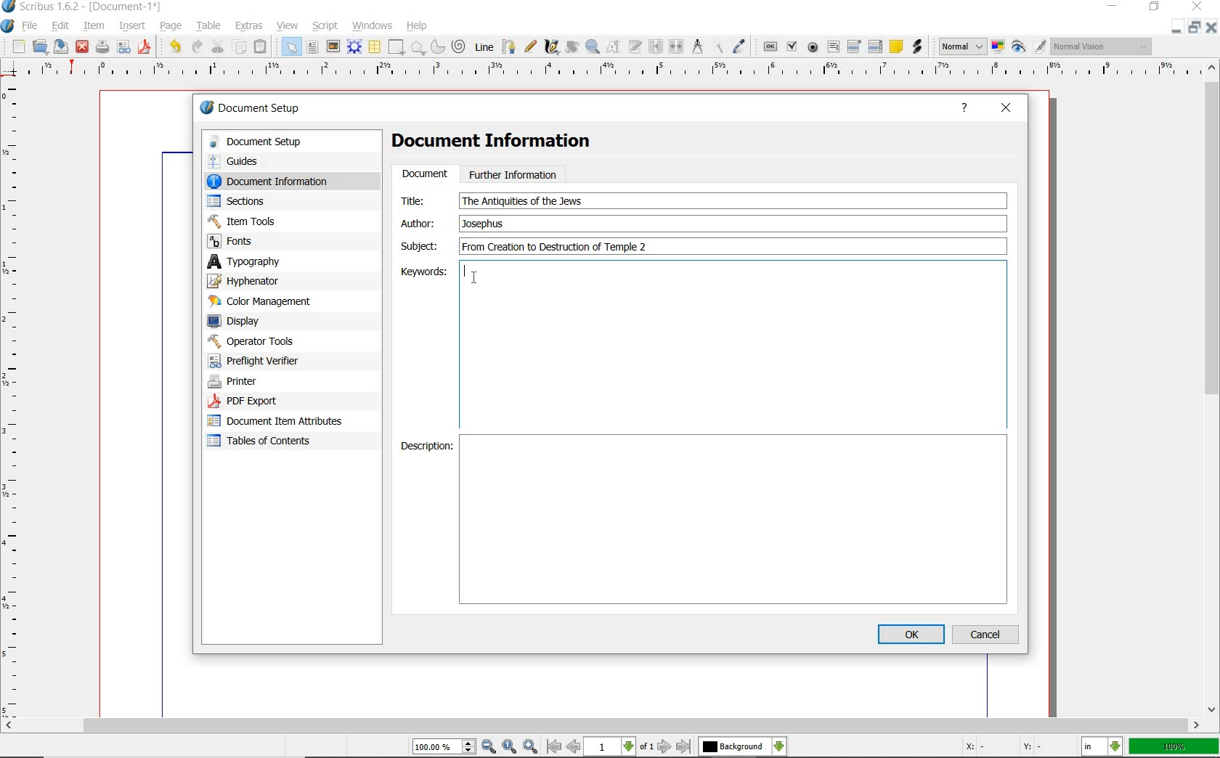 The height and width of the screenshot is (758, 1220). I want to click on Document Information, so click(503, 143).